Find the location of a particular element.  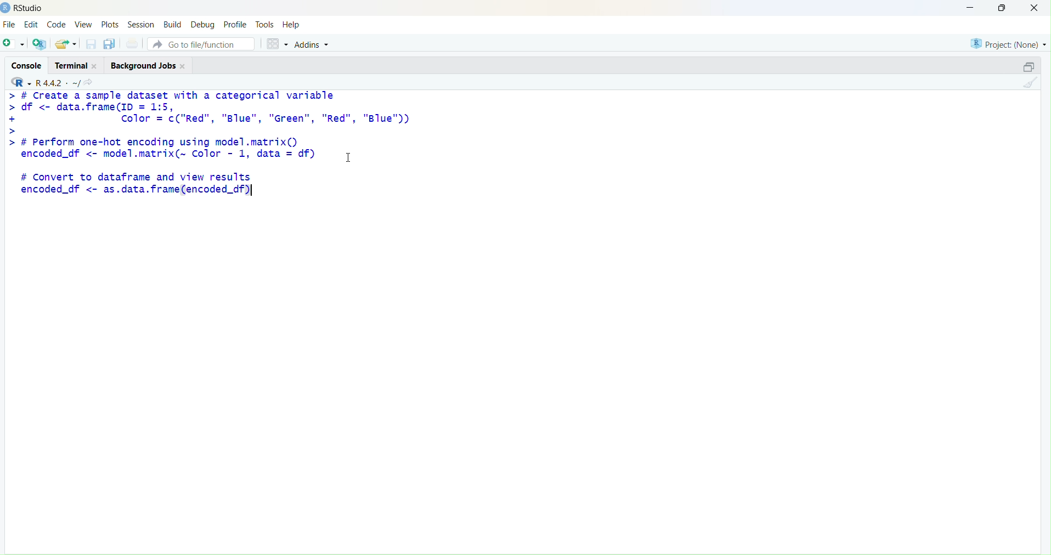

copy is located at coordinates (110, 44).